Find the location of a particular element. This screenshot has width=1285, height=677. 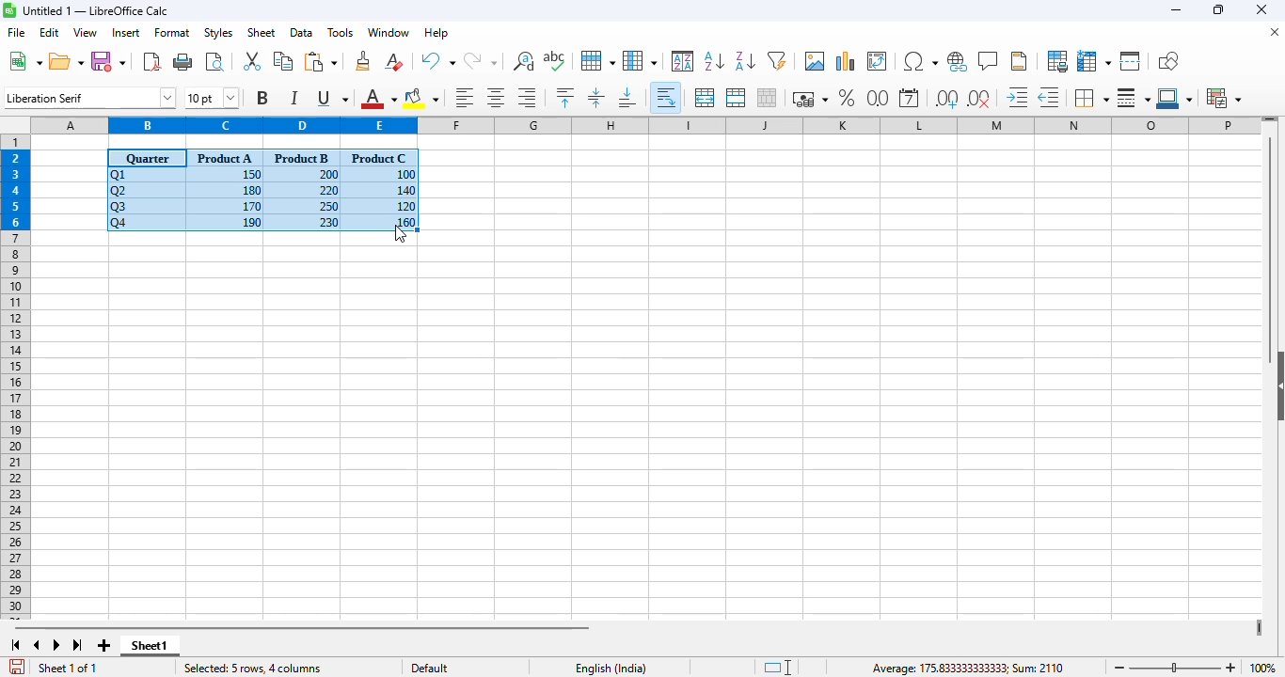

file is located at coordinates (15, 32).